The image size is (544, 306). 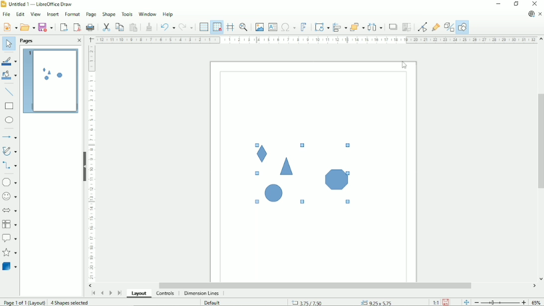 What do you see at coordinates (10, 61) in the screenshot?
I see `Line color` at bounding box center [10, 61].